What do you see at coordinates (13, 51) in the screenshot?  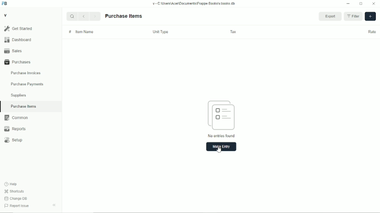 I see `sales` at bounding box center [13, 51].